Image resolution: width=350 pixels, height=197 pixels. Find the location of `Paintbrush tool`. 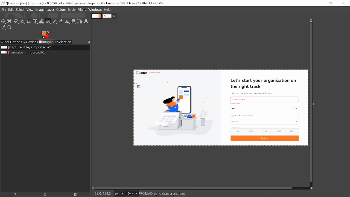

Paintbrush tool is located at coordinates (55, 21).